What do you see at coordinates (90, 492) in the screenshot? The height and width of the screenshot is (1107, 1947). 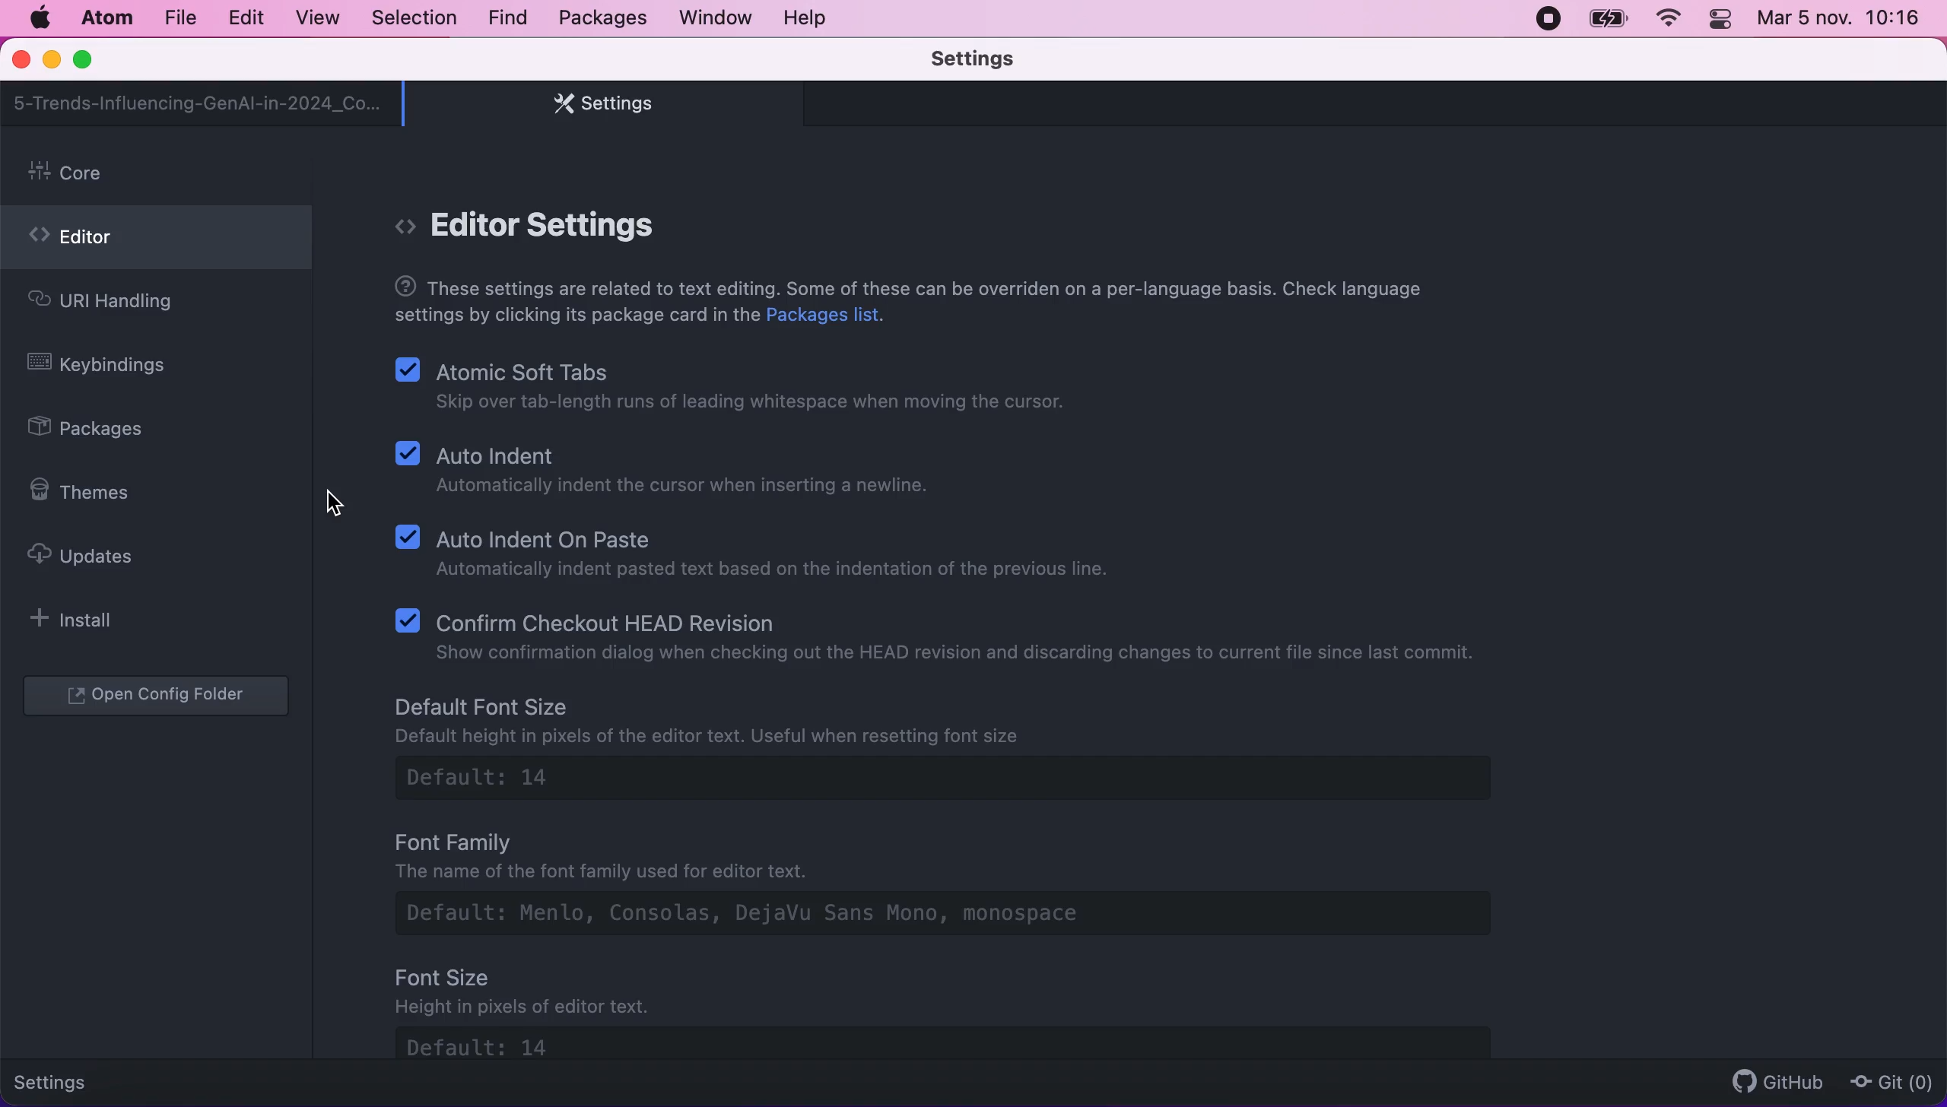 I see `themes` at bounding box center [90, 492].